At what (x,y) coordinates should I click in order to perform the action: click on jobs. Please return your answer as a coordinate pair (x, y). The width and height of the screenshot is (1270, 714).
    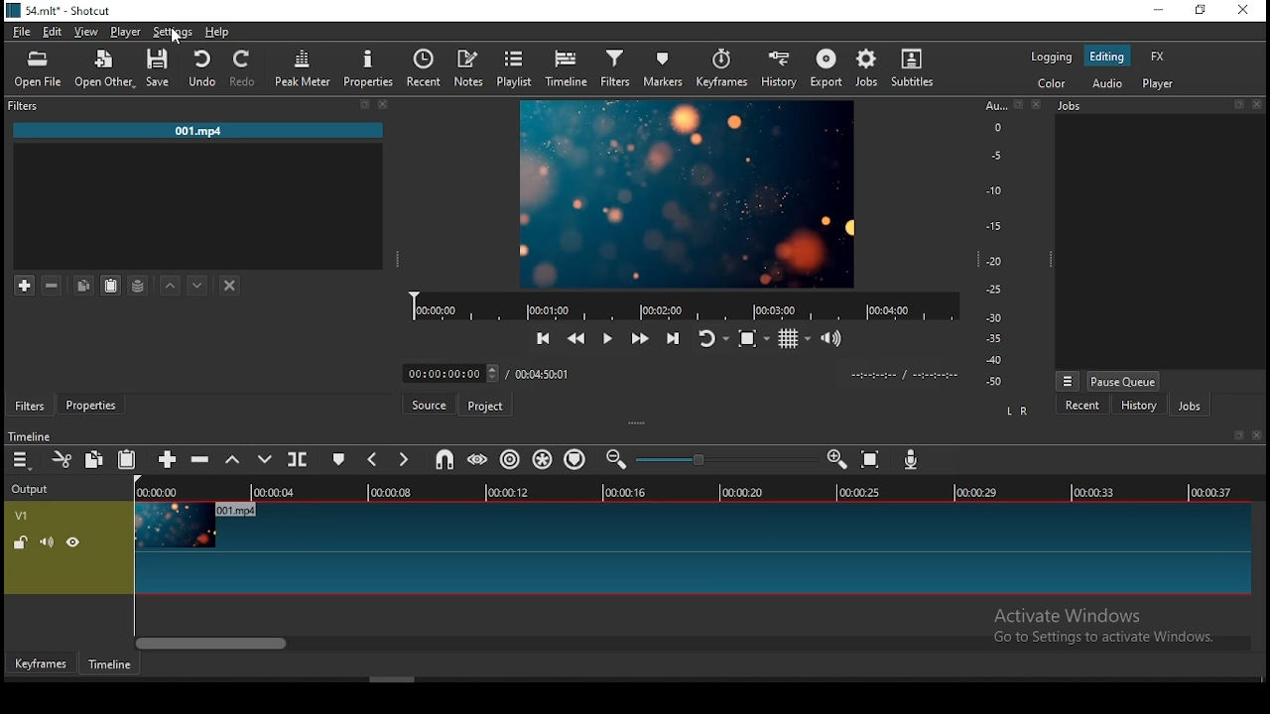
    Looking at the image, I should click on (1072, 105).